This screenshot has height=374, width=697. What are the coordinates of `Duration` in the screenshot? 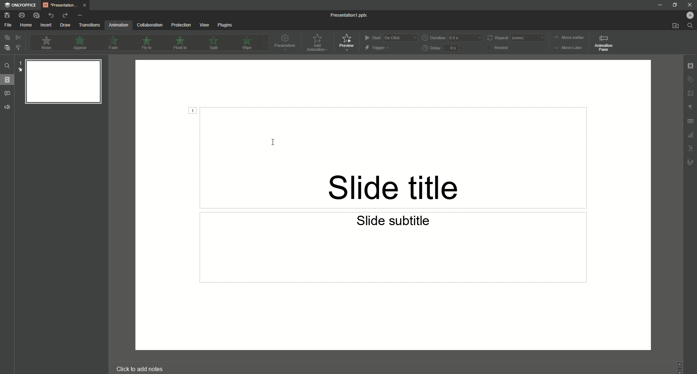 It's located at (452, 37).